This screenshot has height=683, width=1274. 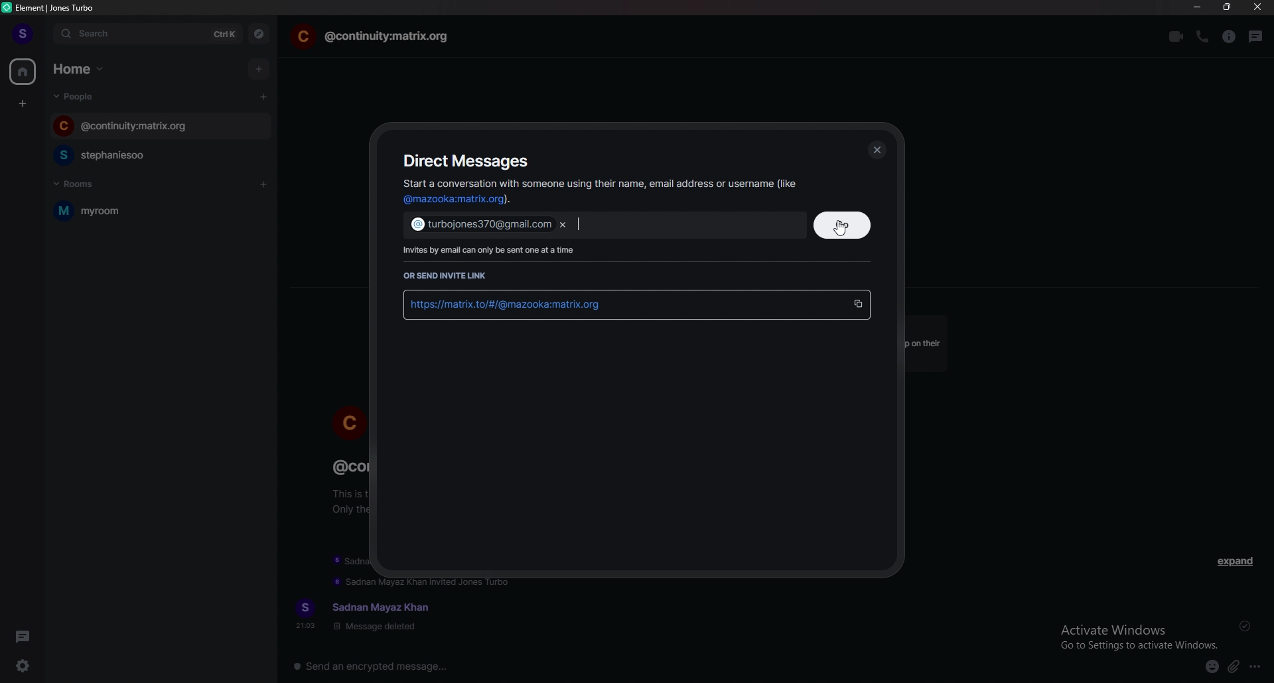 I want to click on copy, so click(x=857, y=304).